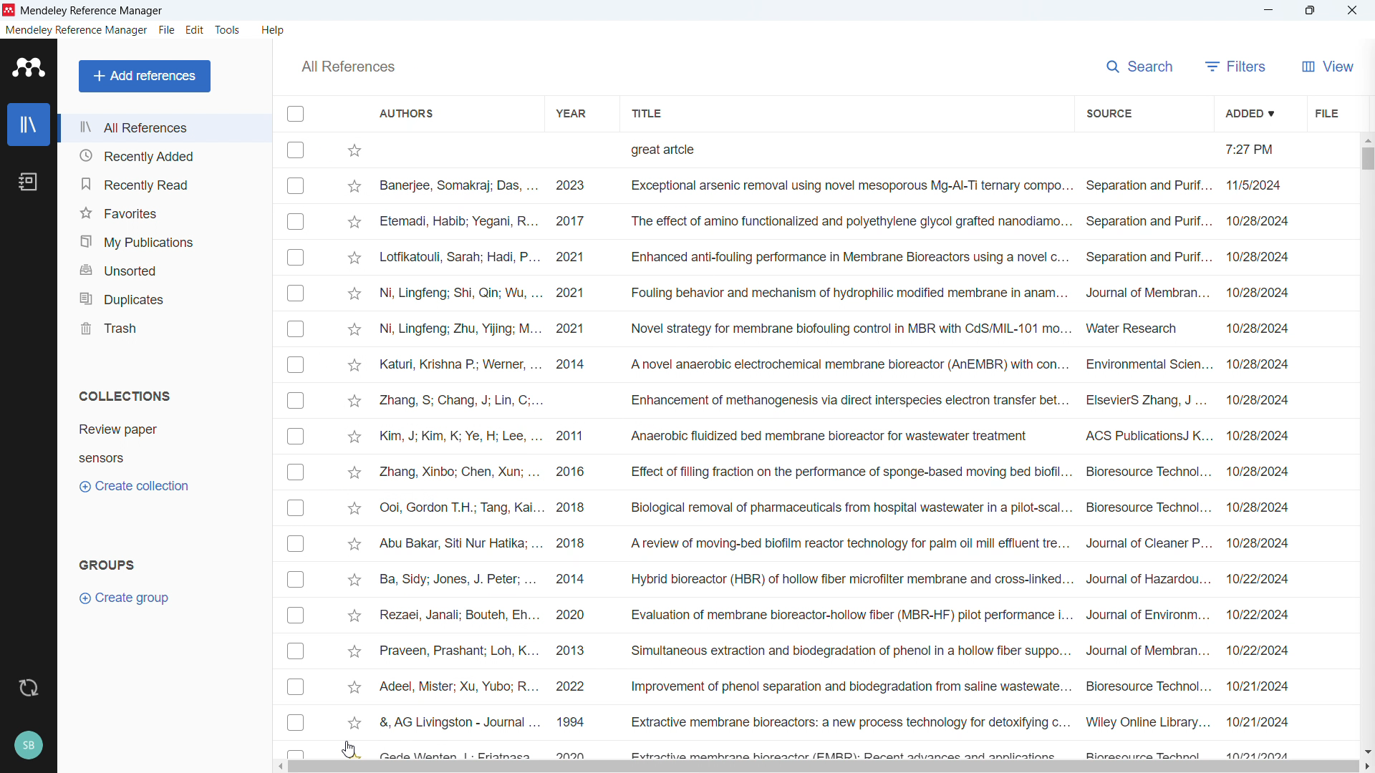  I want to click on Collection 1, so click(166, 429).